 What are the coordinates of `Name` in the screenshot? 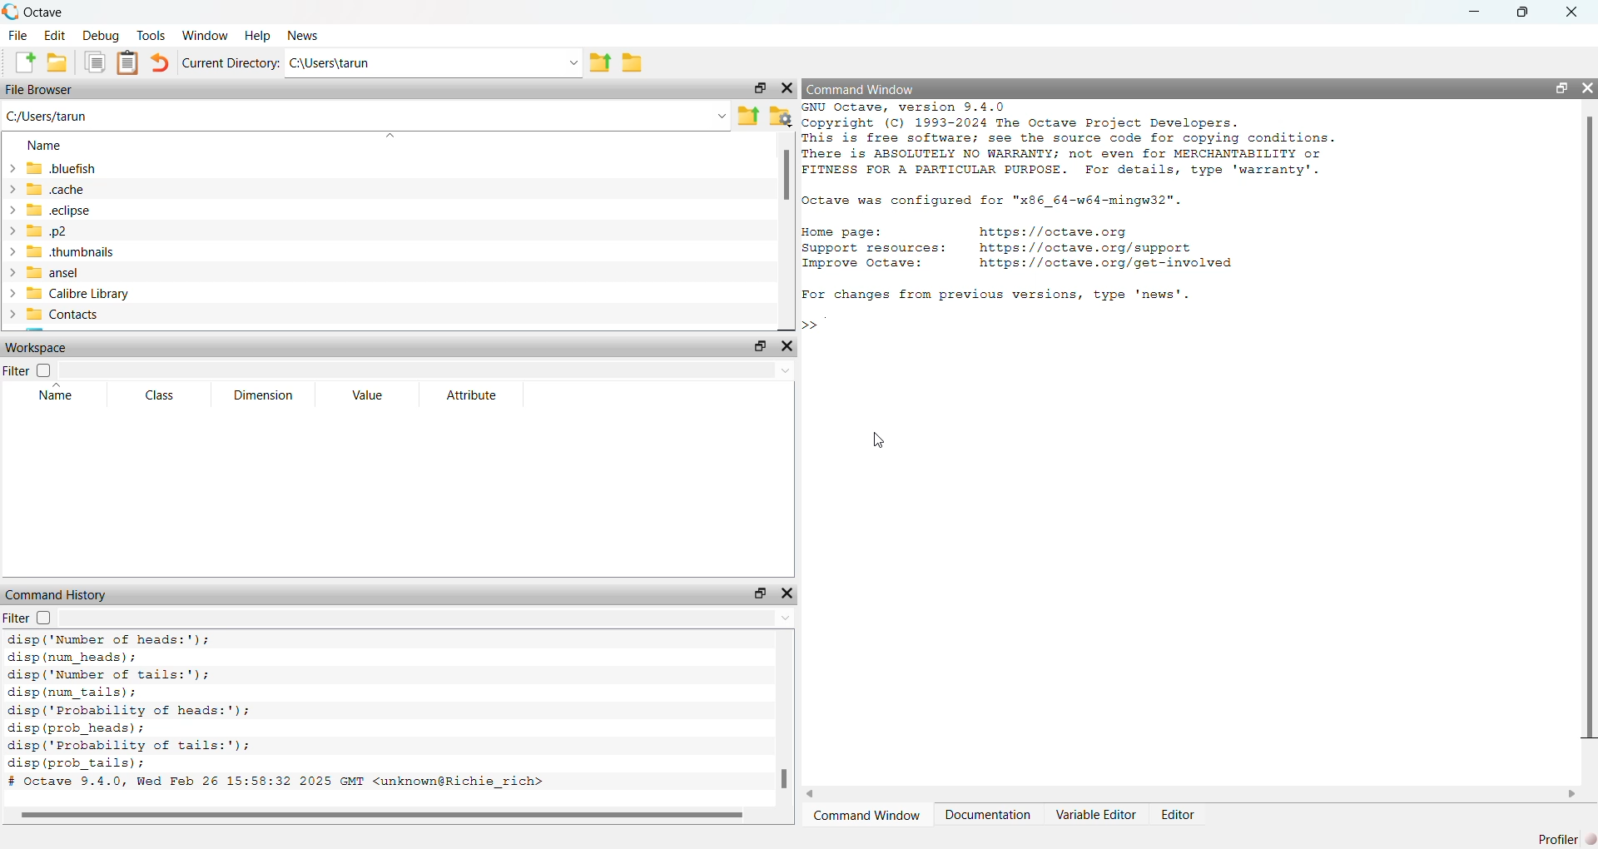 It's located at (45, 144).